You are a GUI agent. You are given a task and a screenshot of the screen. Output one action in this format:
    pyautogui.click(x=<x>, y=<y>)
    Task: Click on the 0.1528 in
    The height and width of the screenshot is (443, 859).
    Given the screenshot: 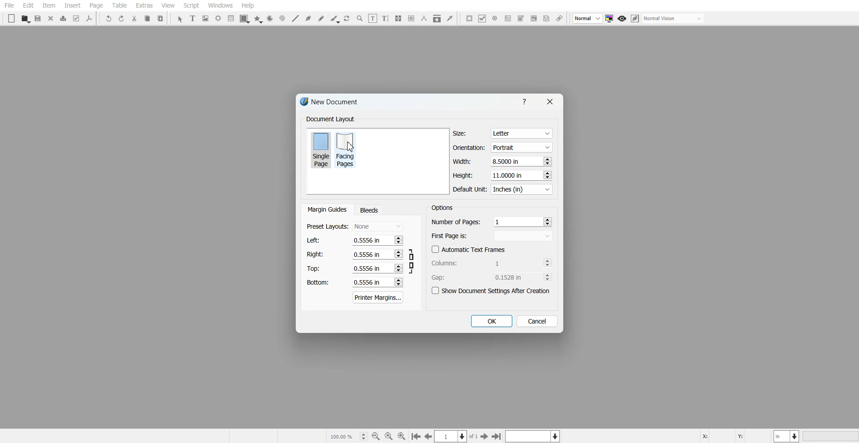 What is the action you would take?
    pyautogui.click(x=511, y=277)
    